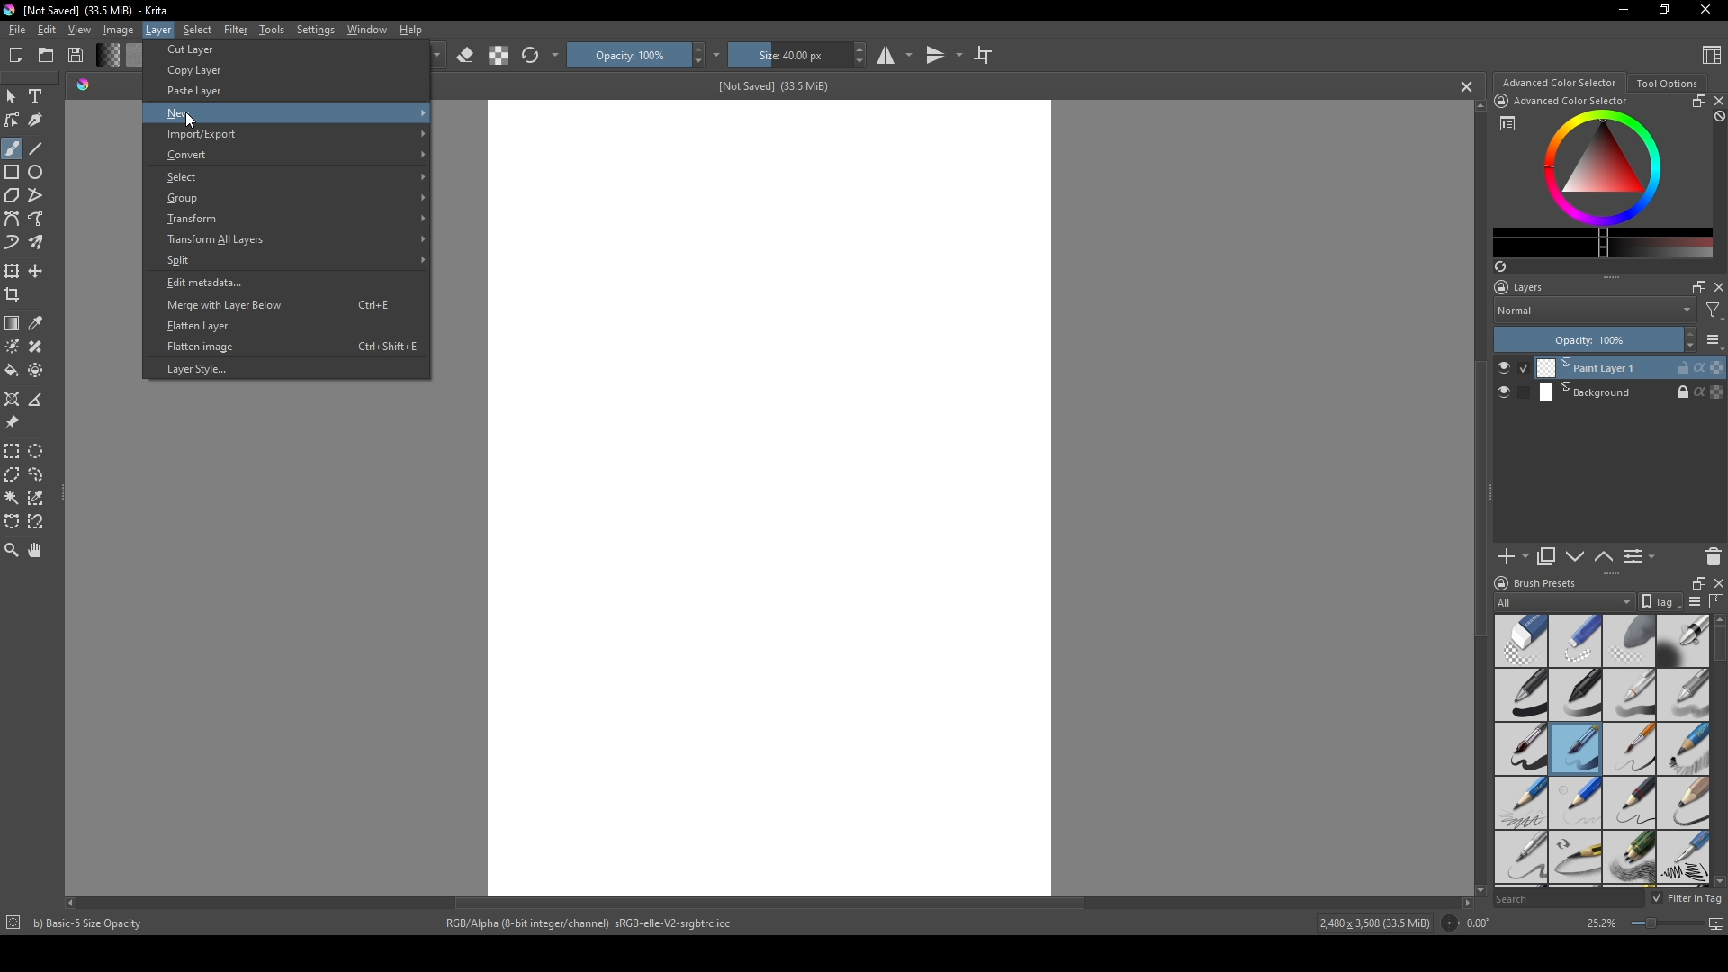 This screenshot has height=972, width=1728. I want to click on transform, so click(13, 270).